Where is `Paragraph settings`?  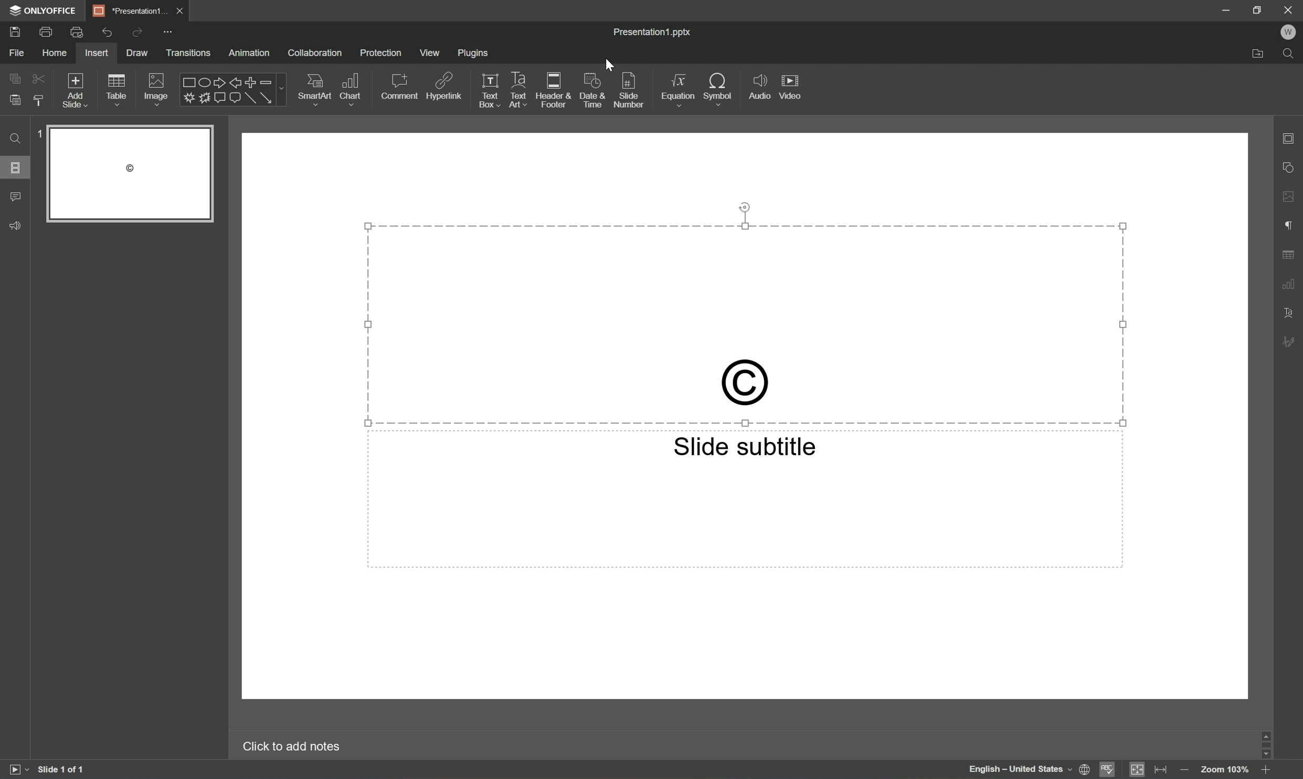
Paragraph settings is located at coordinates (1289, 225).